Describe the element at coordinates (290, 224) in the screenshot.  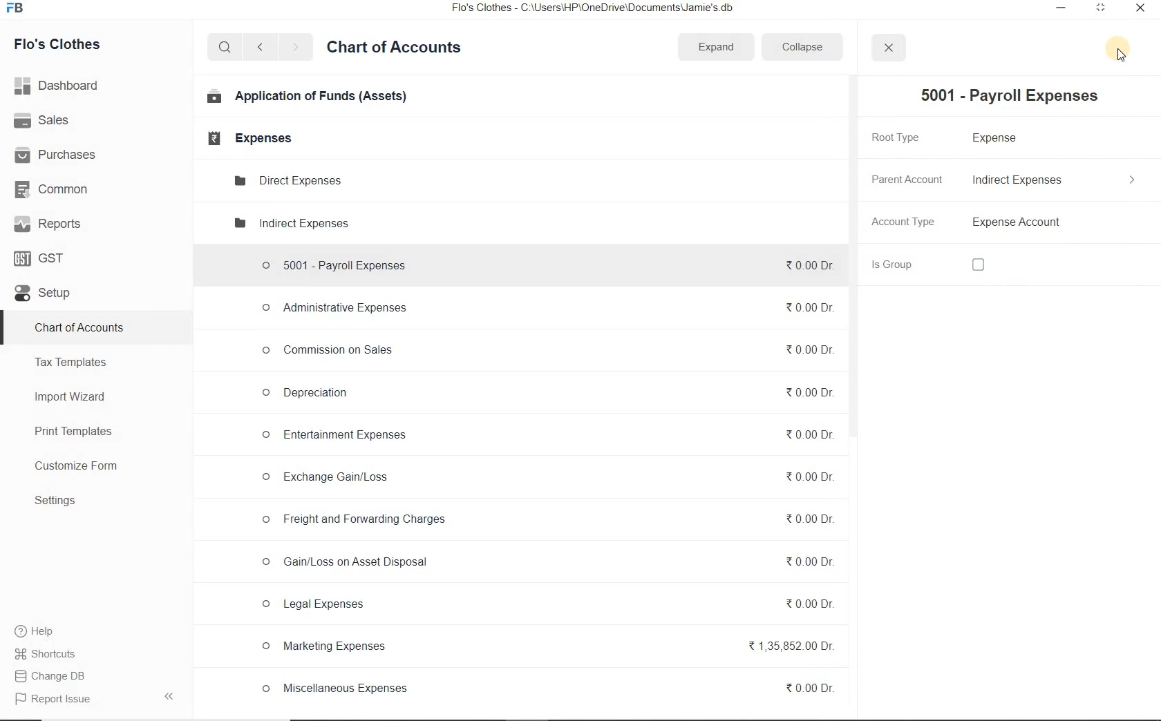
I see `Indirect expenses` at that location.